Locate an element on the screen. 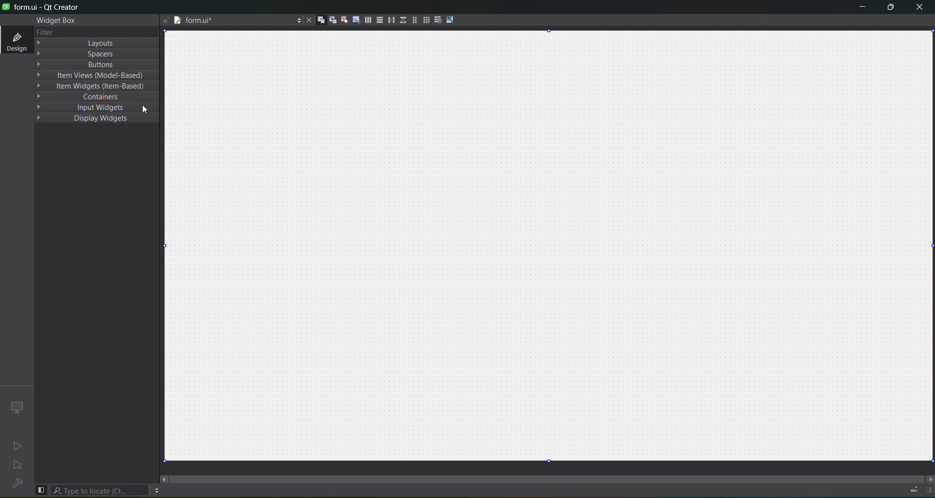  buddies is located at coordinates (341, 20).